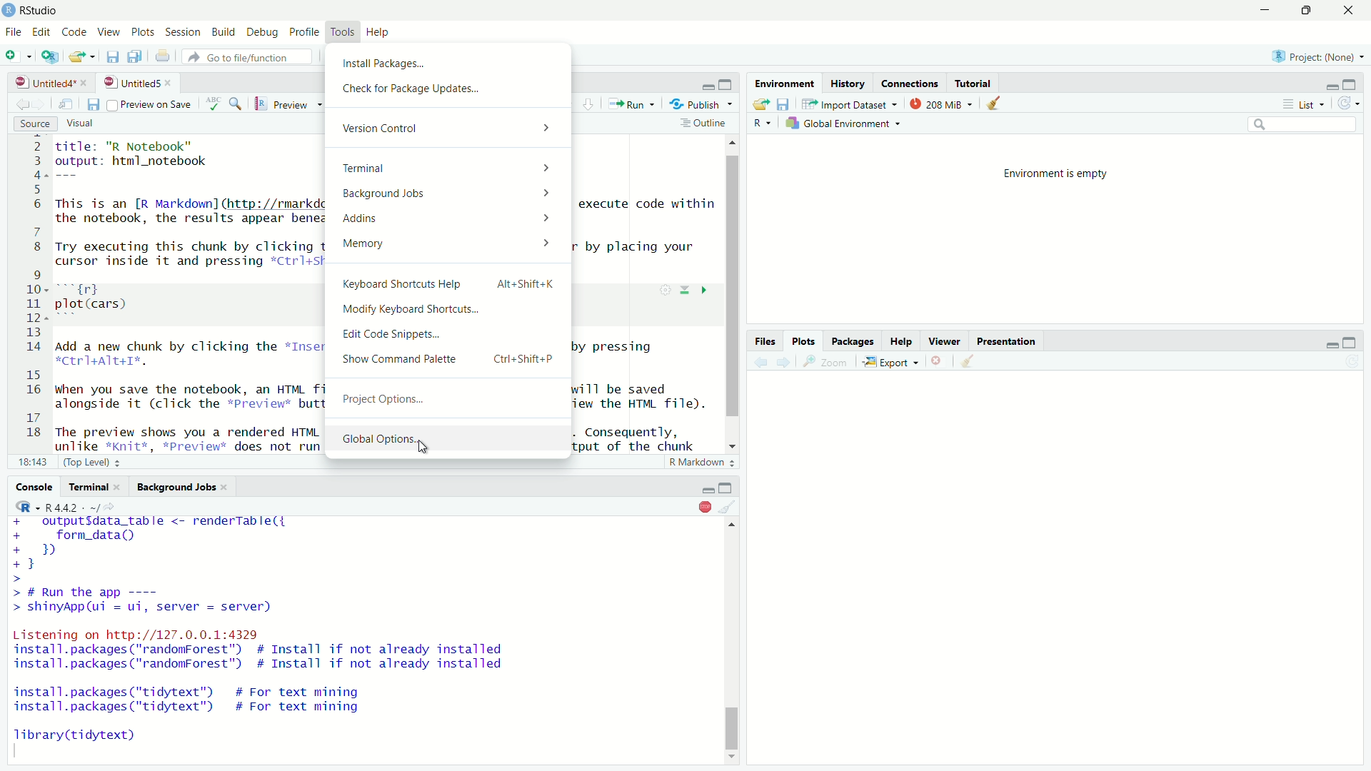 This screenshot has height=771, width=1371. What do you see at coordinates (1330, 343) in the screenshot?
I see `minimize` at bounding box center [1330, 343].